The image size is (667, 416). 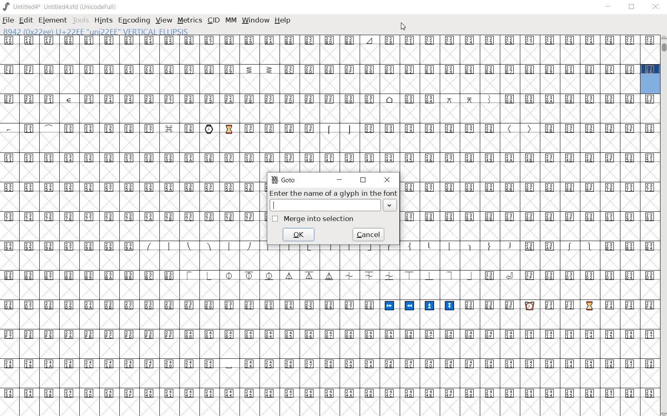 What do you see at coordinates (213, 20) in the screenshot?
I see `CID` at bounding box center [213, 20].